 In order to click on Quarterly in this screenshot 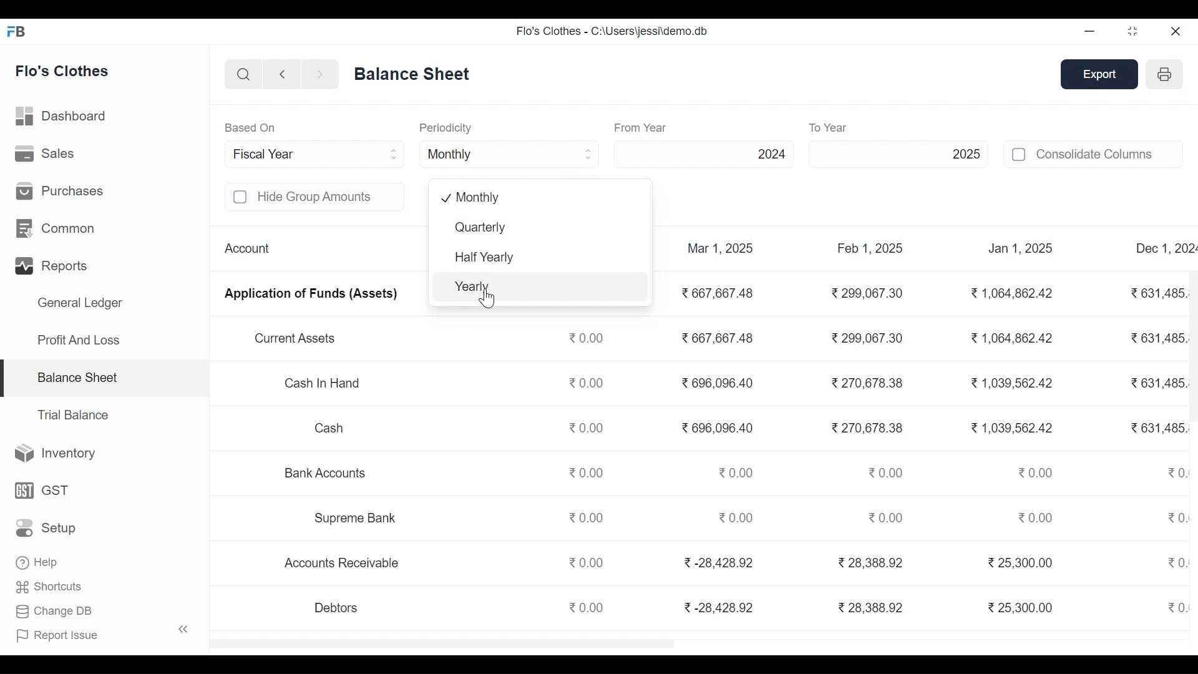, I will do `click(538, 229)`.